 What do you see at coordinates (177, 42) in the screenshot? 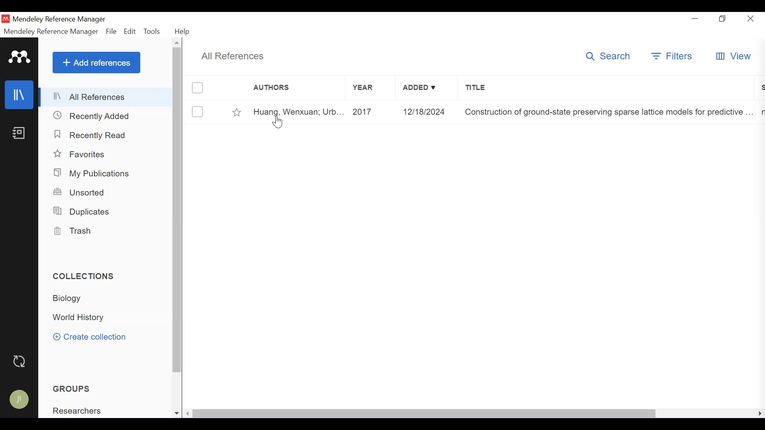
I see `Scroll up` at bounding box center [177, 42].